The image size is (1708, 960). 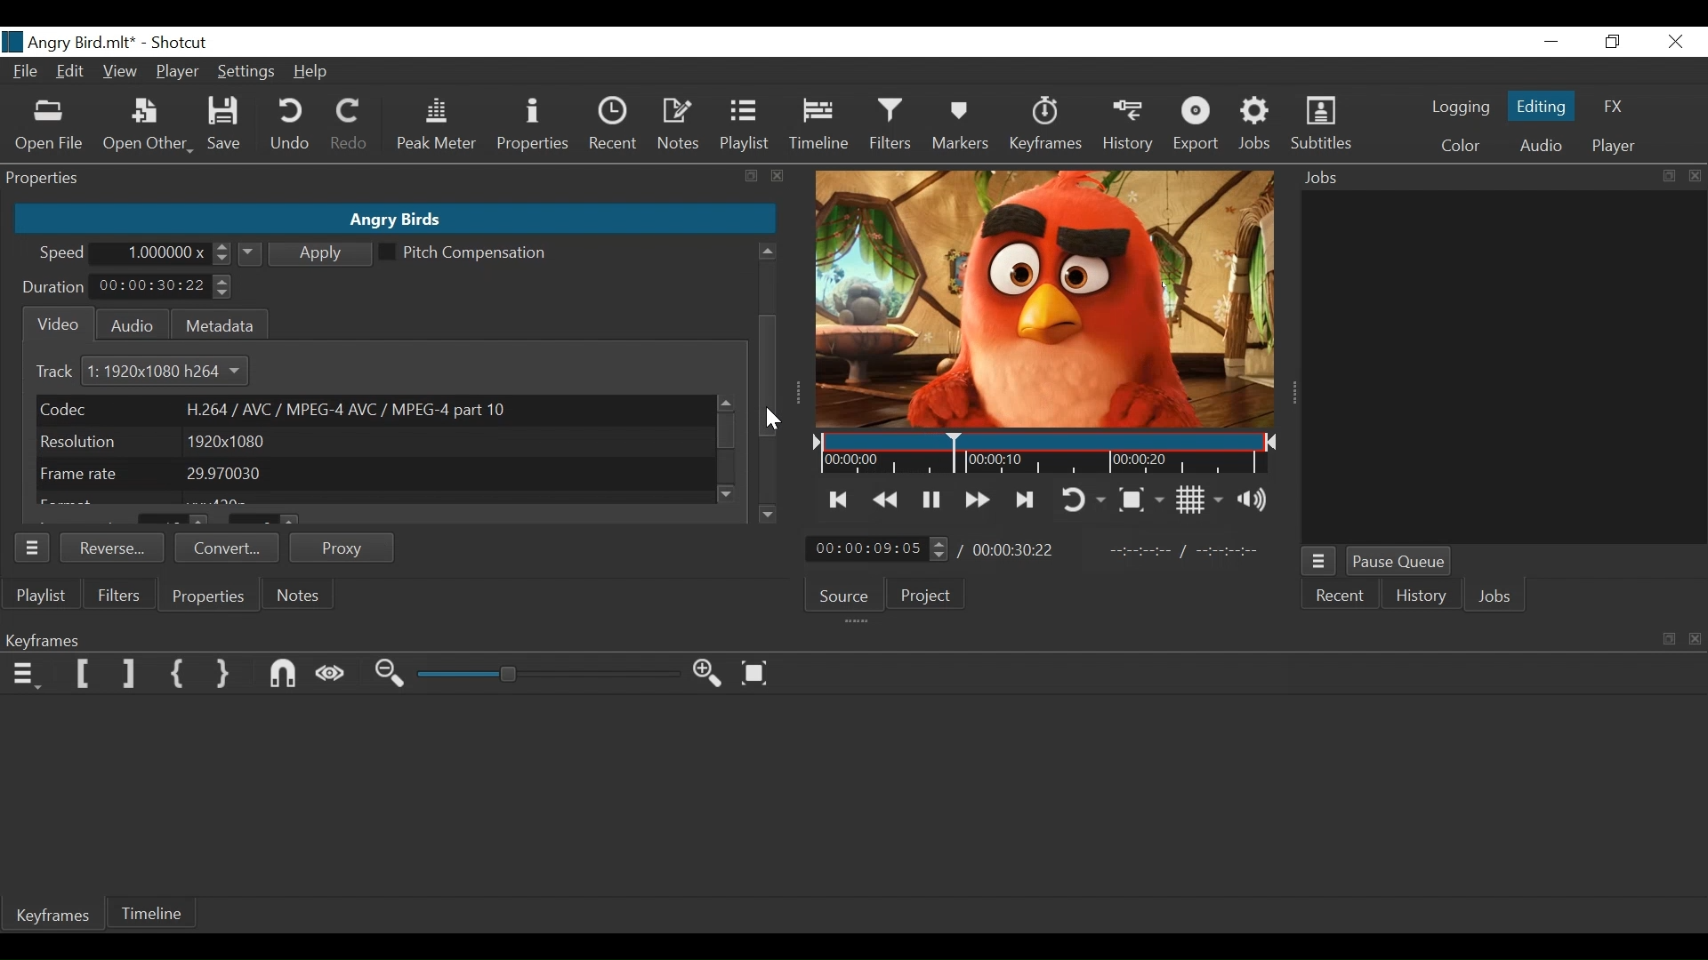 I want to click on Scroll up, so click(x=767, y=252).